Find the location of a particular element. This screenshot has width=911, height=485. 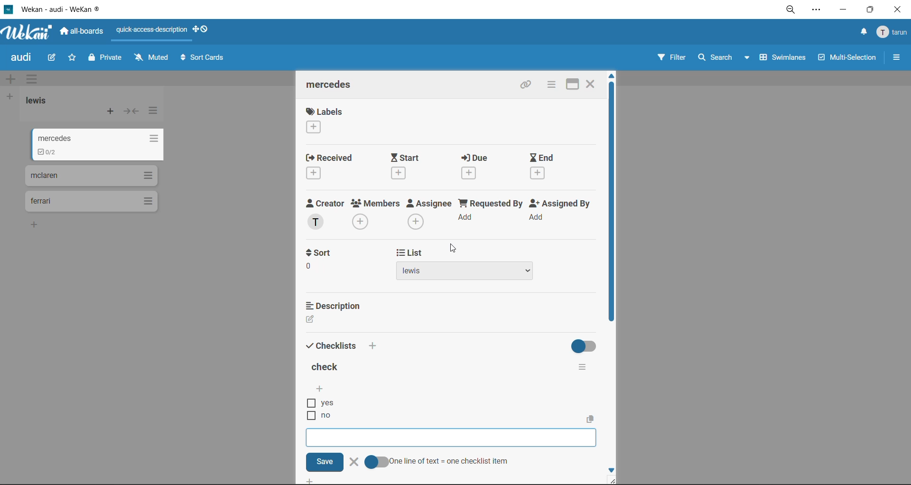

checklists is located at coordinates (332, 345).